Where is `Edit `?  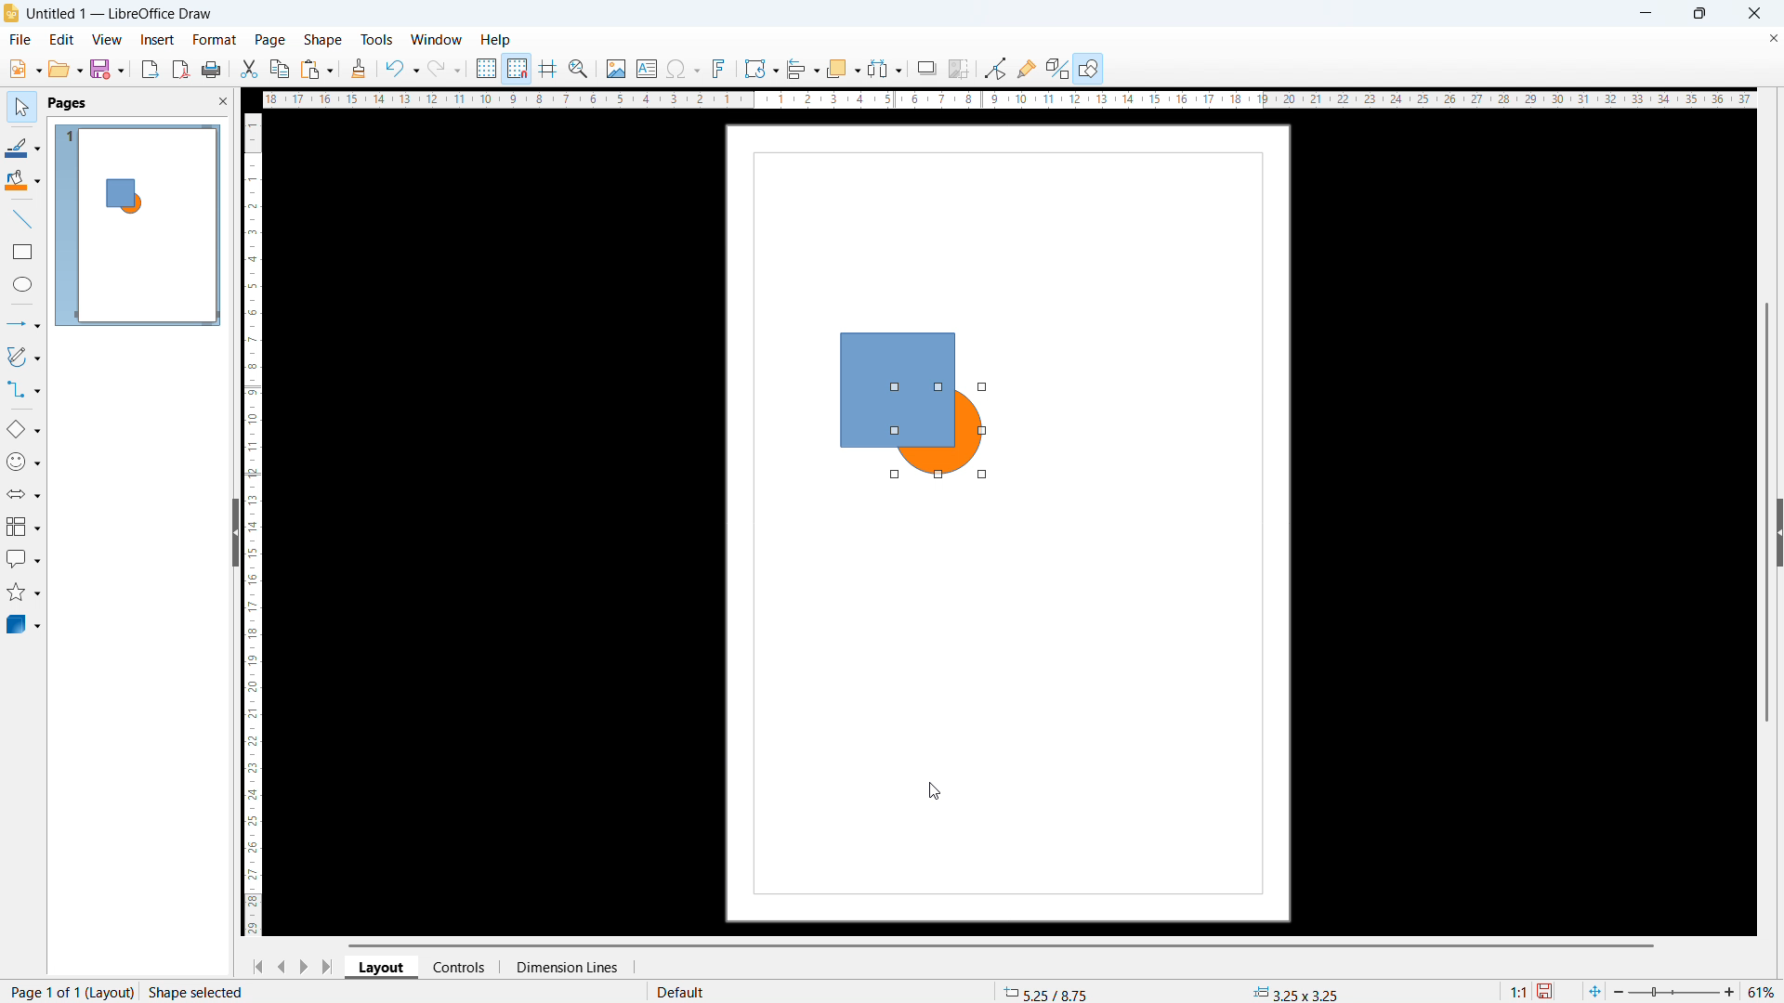 Edit  is located at coordinates (62, 39).